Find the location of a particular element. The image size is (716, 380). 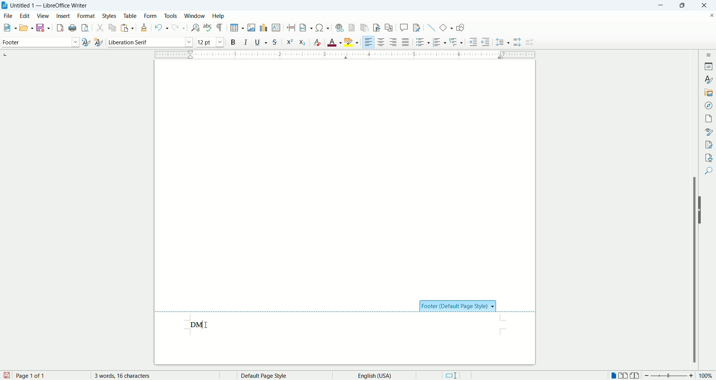

new style is located at coordinates (98, 42).